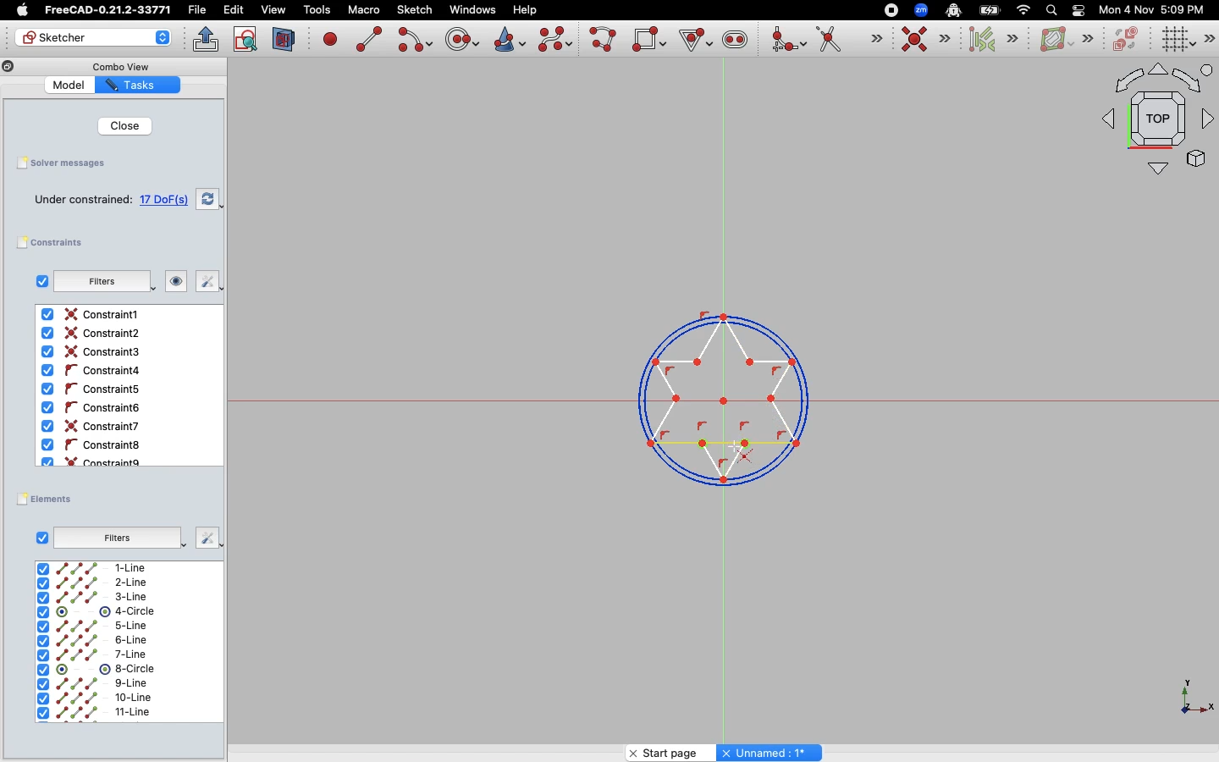 This screenshot has height=762, width=1219. What do you see at coordinates (273, 9) in the screenshot?
I see `view` at bounding box center [273, 9].